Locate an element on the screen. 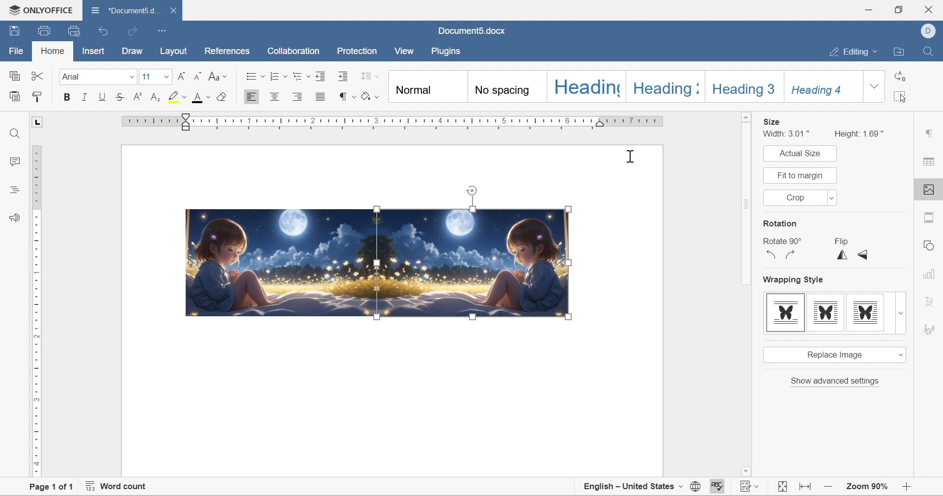  feedback and support is located at coordinates (16, 218).